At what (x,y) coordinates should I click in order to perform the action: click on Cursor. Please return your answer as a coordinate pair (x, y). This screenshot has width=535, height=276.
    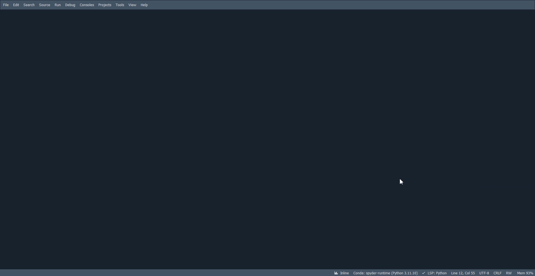
    Looking at the image, I should click on (402, 181).